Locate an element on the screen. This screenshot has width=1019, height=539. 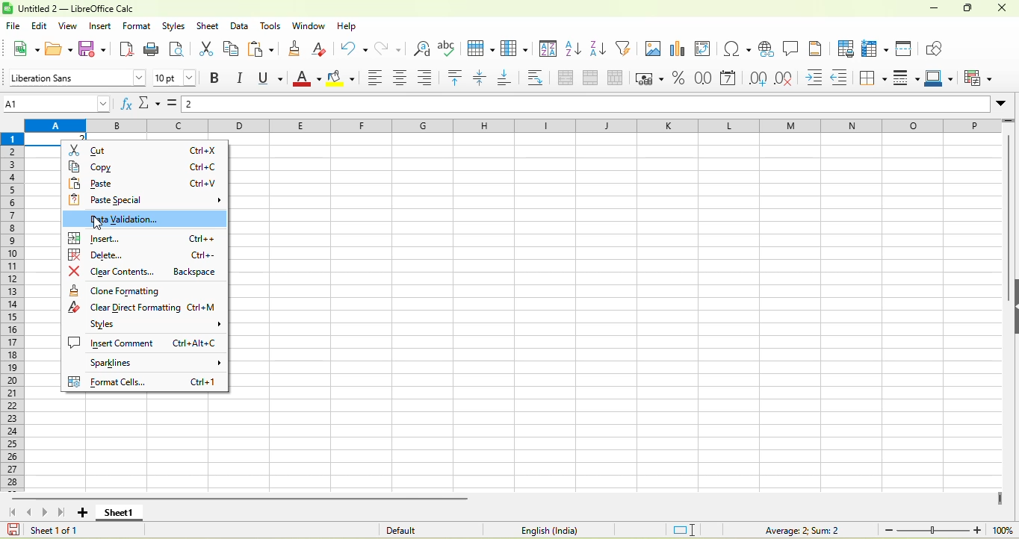
sheet is located at coordinates (208, 26).